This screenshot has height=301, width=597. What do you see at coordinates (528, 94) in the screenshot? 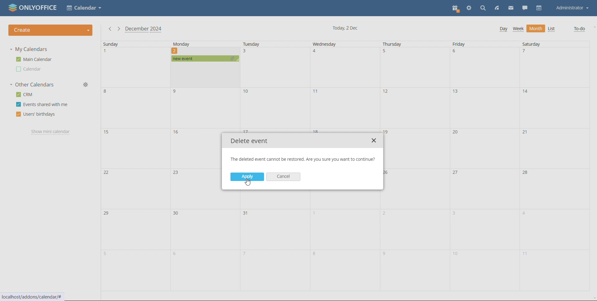
I see `14` at bounding box center [528, 94].